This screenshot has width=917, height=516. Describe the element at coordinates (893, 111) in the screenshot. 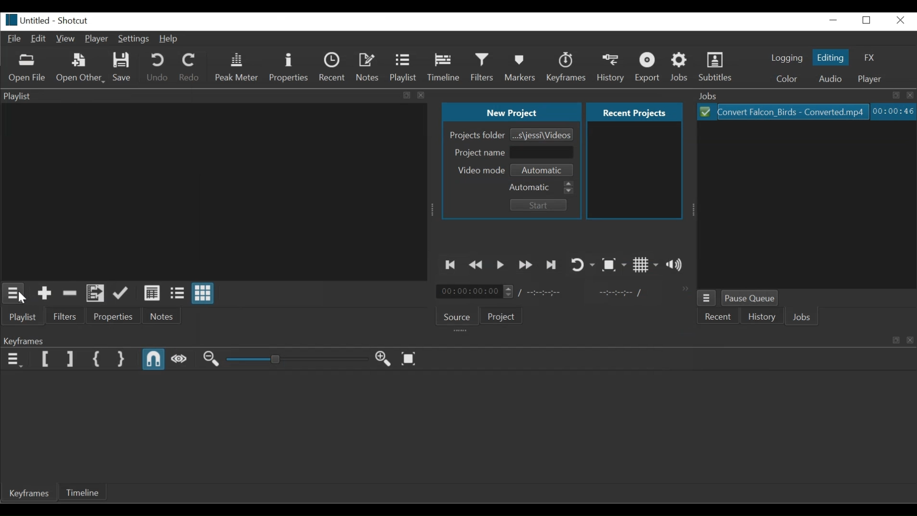

I see `Elapsed: Hours: Minutes: Seconds` at that location.